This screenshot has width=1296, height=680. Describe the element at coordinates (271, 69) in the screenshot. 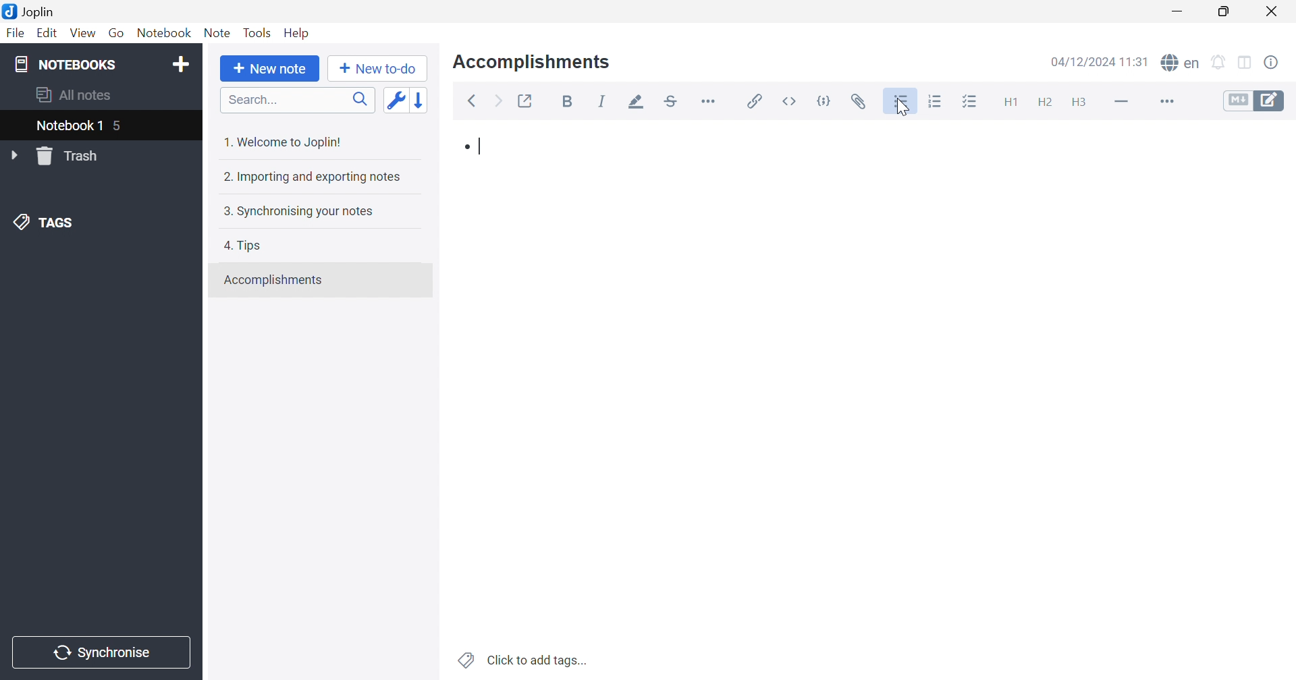

I see `New note` at that location.